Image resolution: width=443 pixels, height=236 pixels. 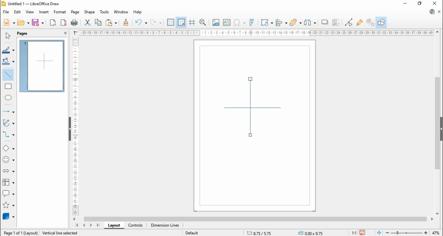 What do you see at coordinates (8, 183) in the screenshot?
I see `flowchart` at bounding box center [8, 183].